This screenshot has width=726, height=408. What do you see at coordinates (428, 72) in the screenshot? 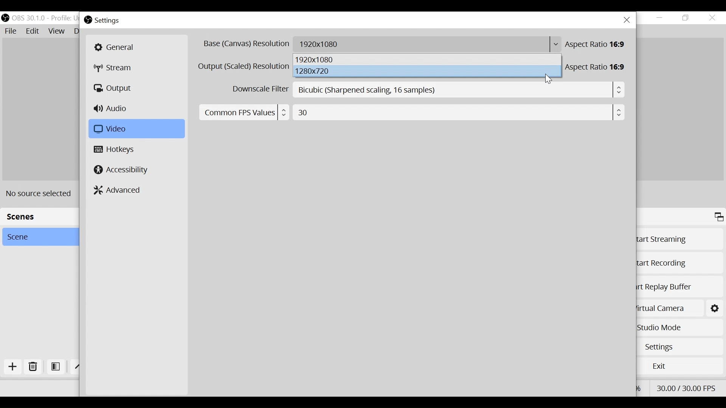
I see `1280*720` at bounding box center [428, 72].